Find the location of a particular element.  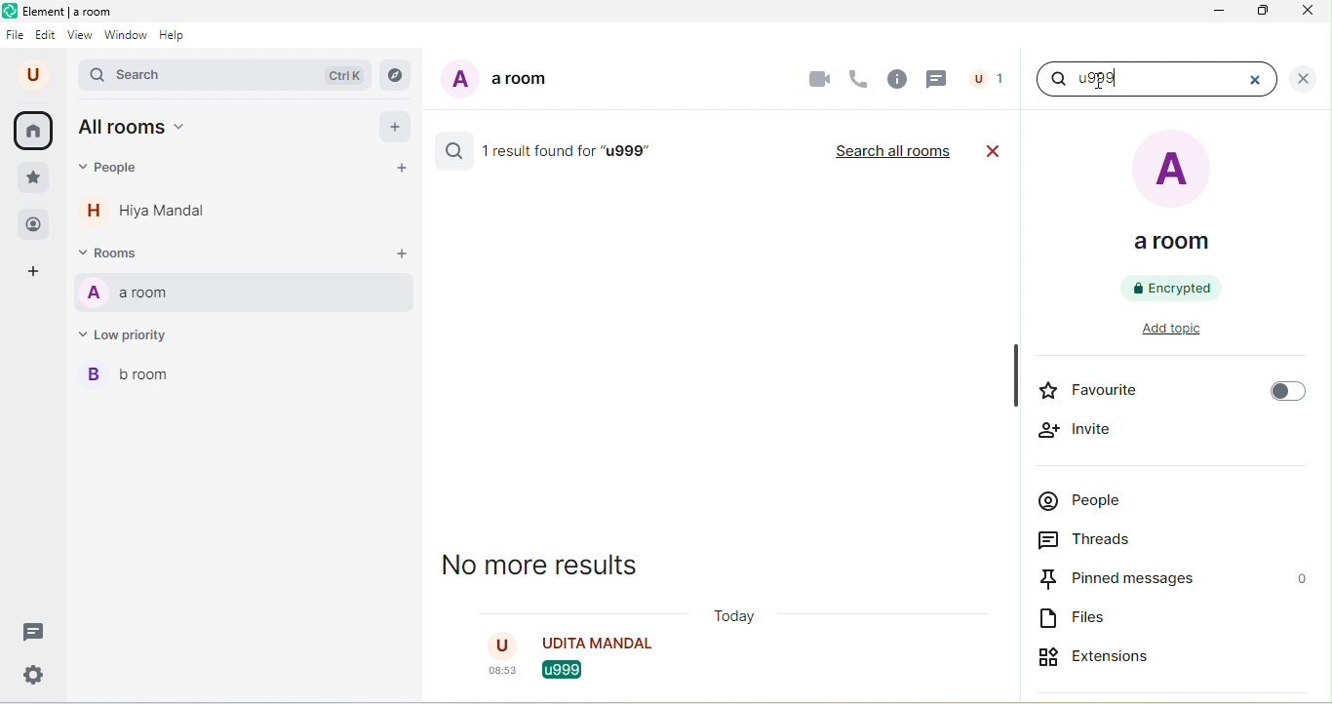

video call is located at coordinates (818, 77).